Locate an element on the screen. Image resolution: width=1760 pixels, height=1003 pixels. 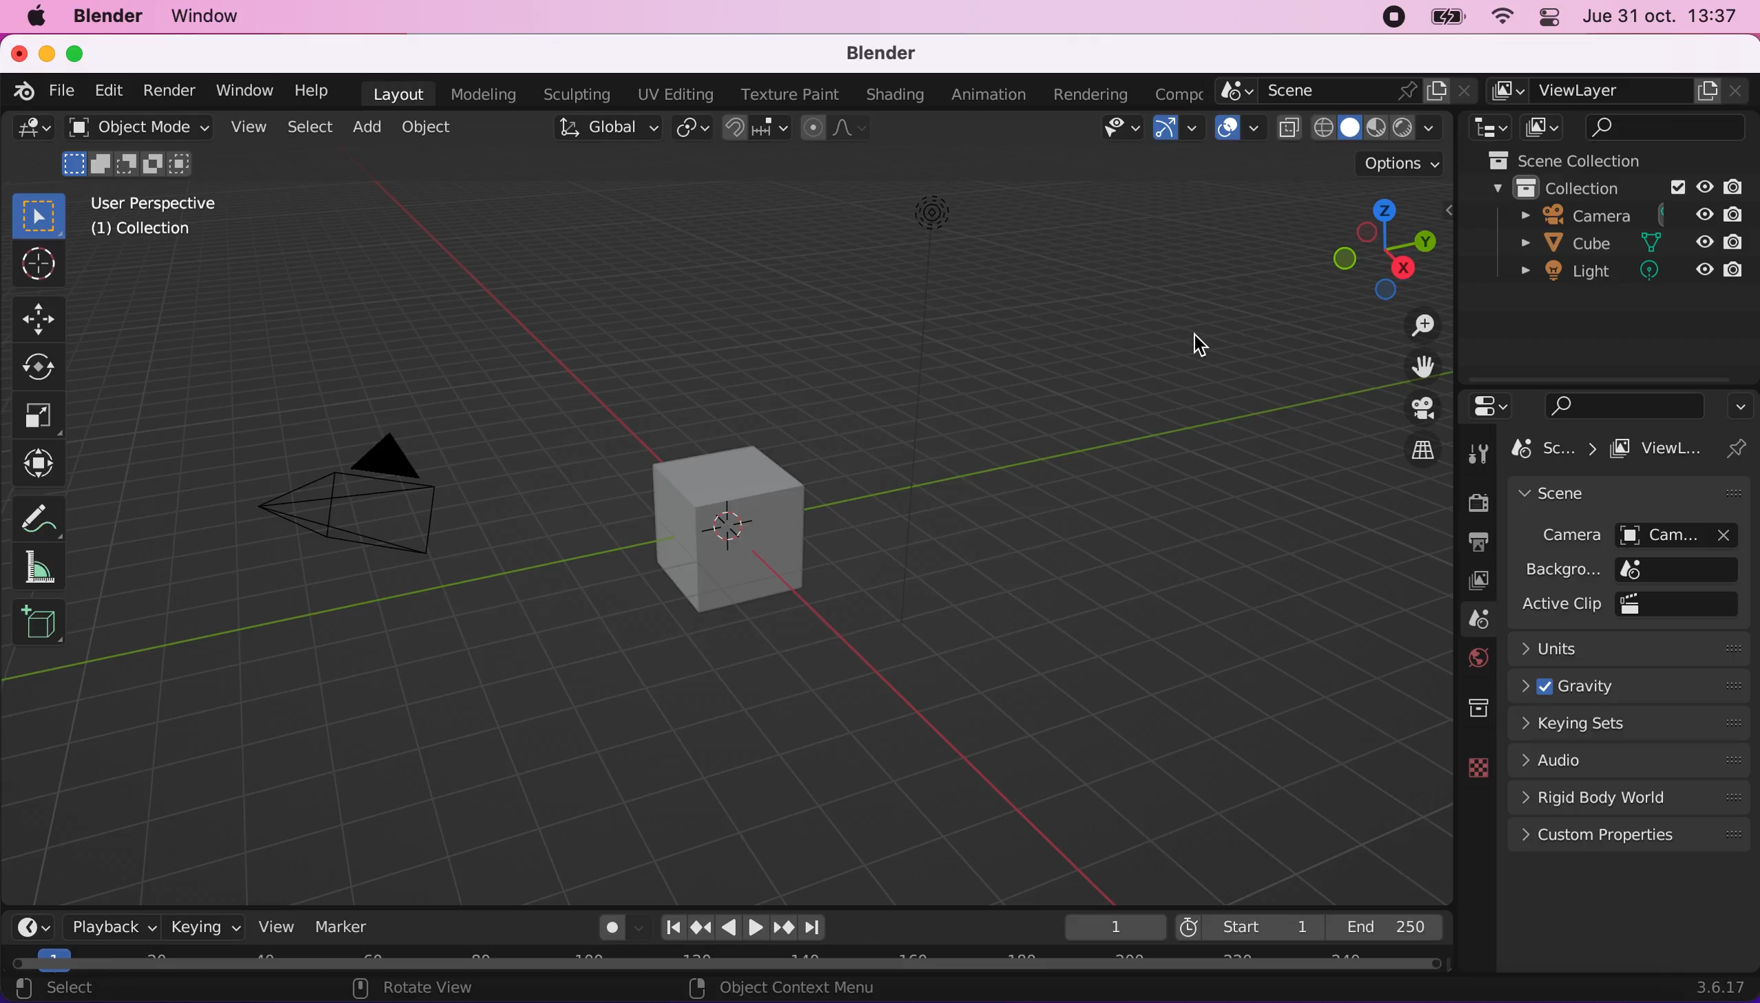
cursor is located at coordinates (1202, 344).